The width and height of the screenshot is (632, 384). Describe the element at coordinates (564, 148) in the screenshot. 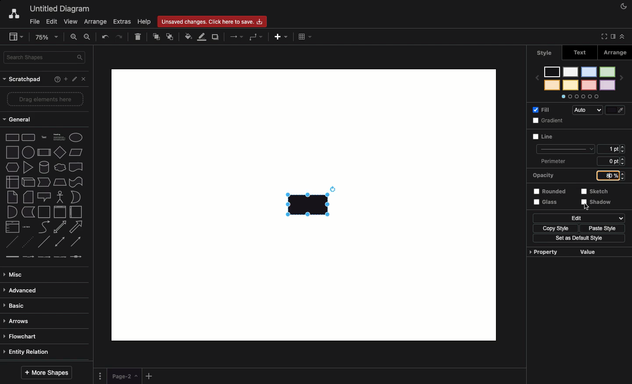

I see `line` at that location.